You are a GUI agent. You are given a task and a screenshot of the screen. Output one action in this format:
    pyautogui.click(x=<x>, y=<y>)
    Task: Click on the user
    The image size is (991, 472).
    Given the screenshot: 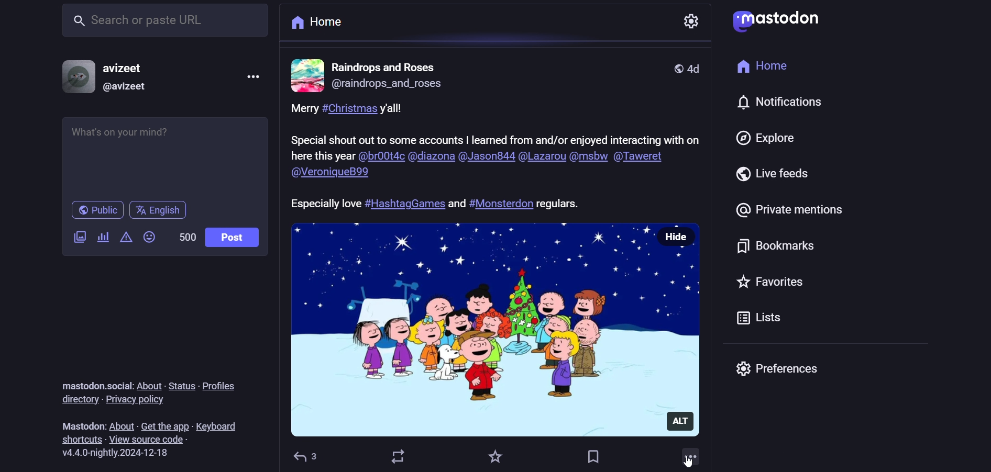 What is the action you would take?
    pyautogui.click(x=386, y=66)
    